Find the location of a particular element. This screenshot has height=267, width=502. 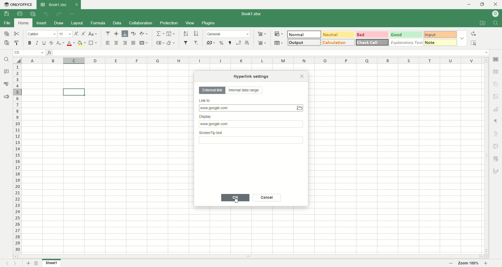

comma style is located at coordinates (230, 43).